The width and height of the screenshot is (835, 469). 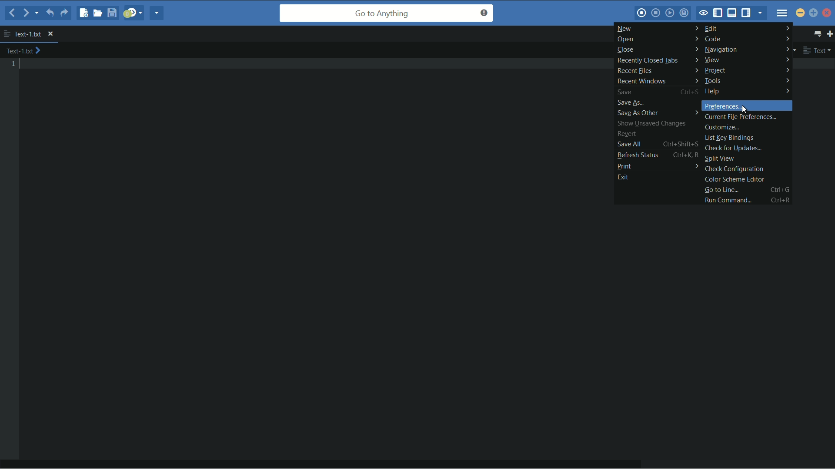 What do you see at coordinates (689, 92) in the screenshot?
I see `Ctrl+S` at bounding box center [689, 92].